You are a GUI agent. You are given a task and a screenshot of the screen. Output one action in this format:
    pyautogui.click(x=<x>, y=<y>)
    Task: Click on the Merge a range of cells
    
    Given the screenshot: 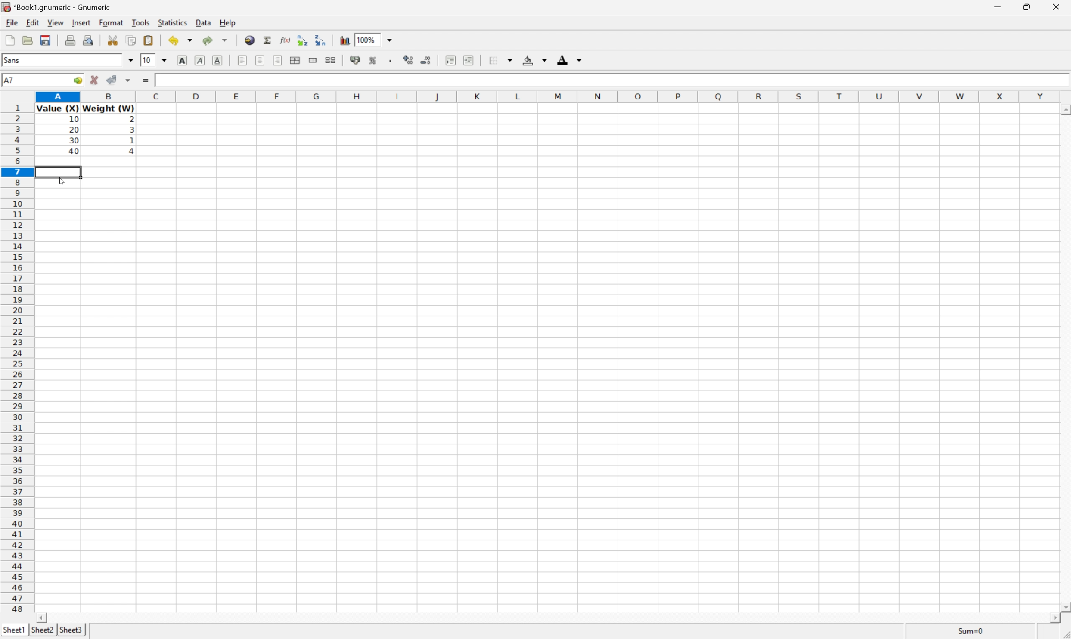 What is the action you would take?
    pyautogui.click(x=314, y=61)
    